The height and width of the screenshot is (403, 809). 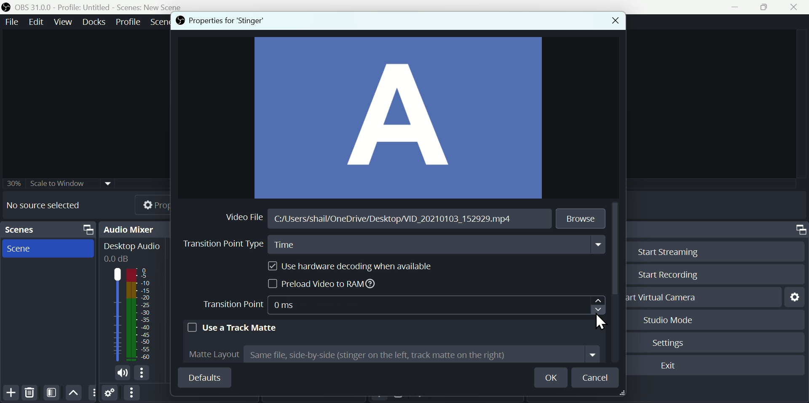 I want to click on Filter, so click(x=53, y=392).